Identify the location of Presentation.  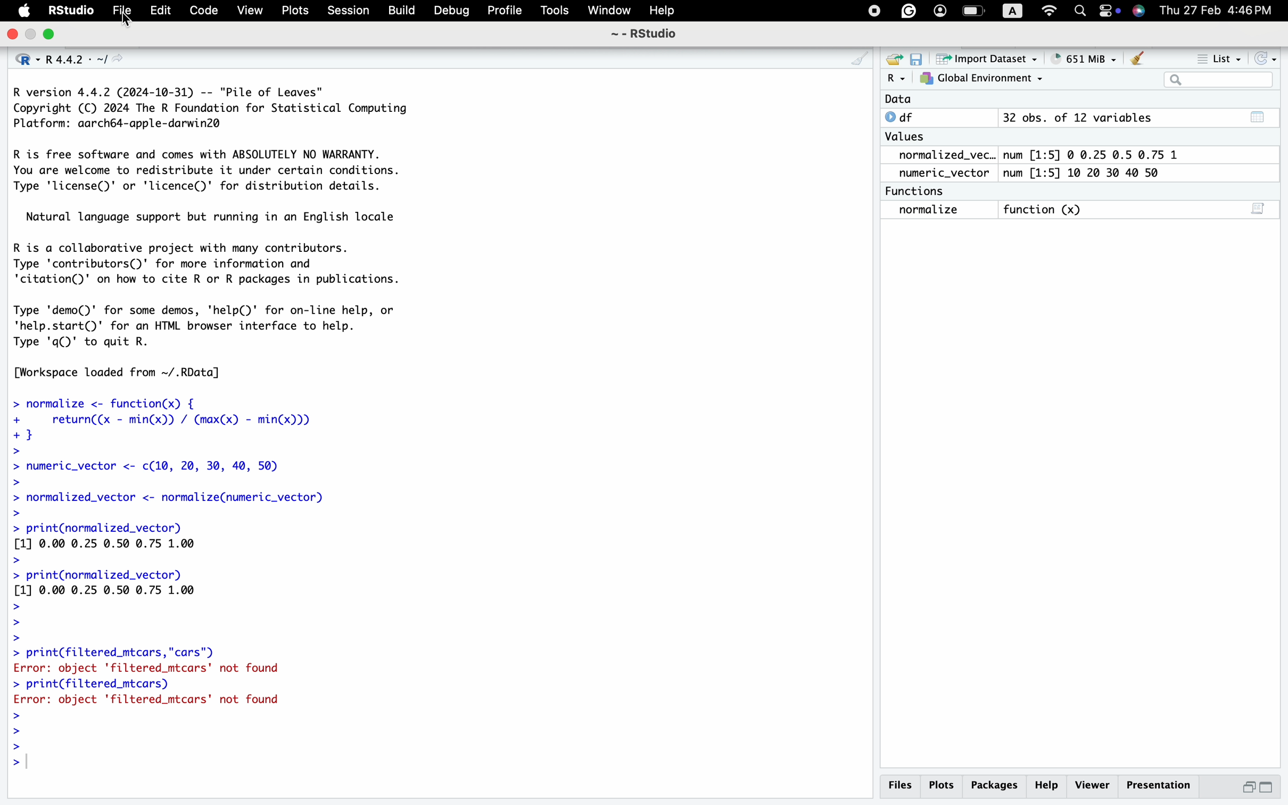
(1163, 784).